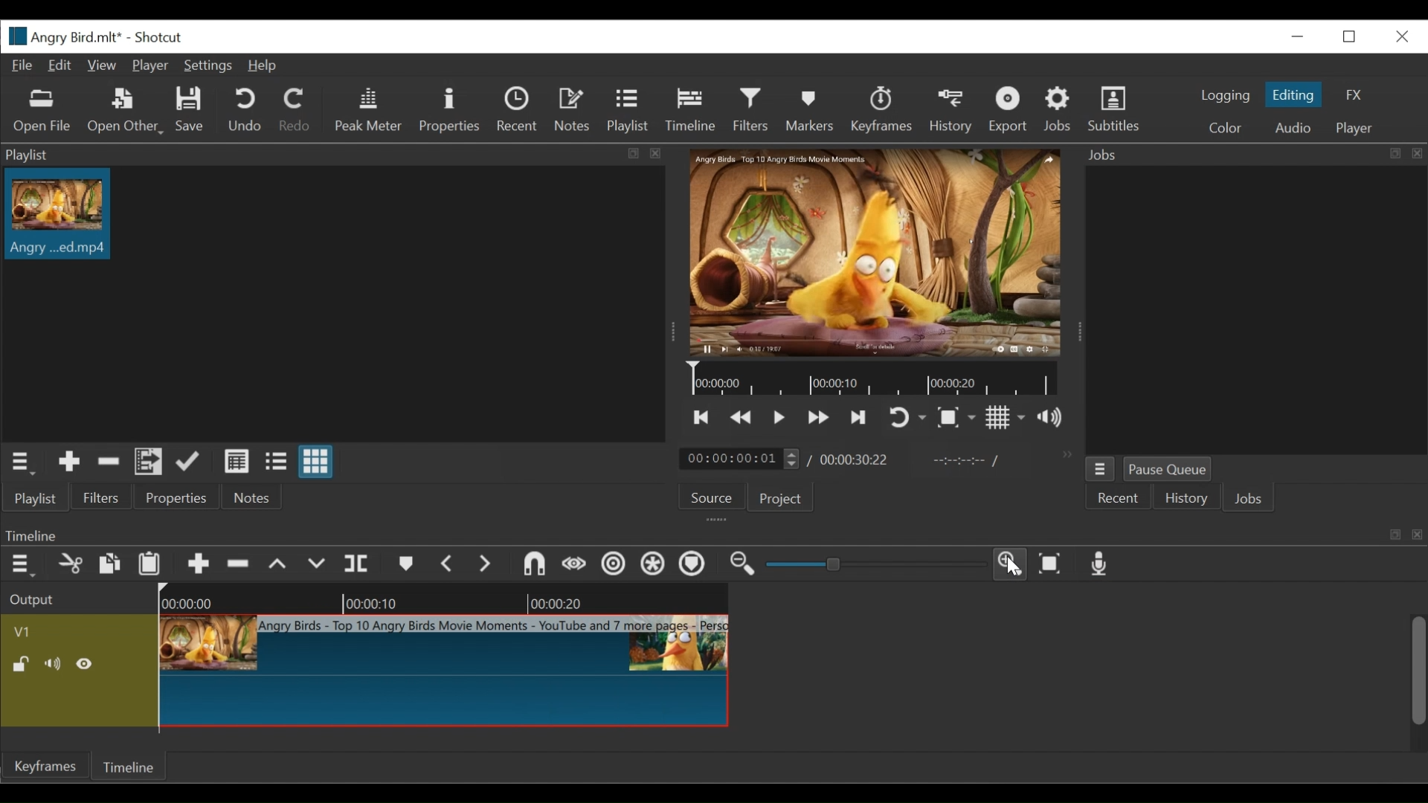 This screenshot has width=1428, height=803. I want to click on In point, so click(965, 460).